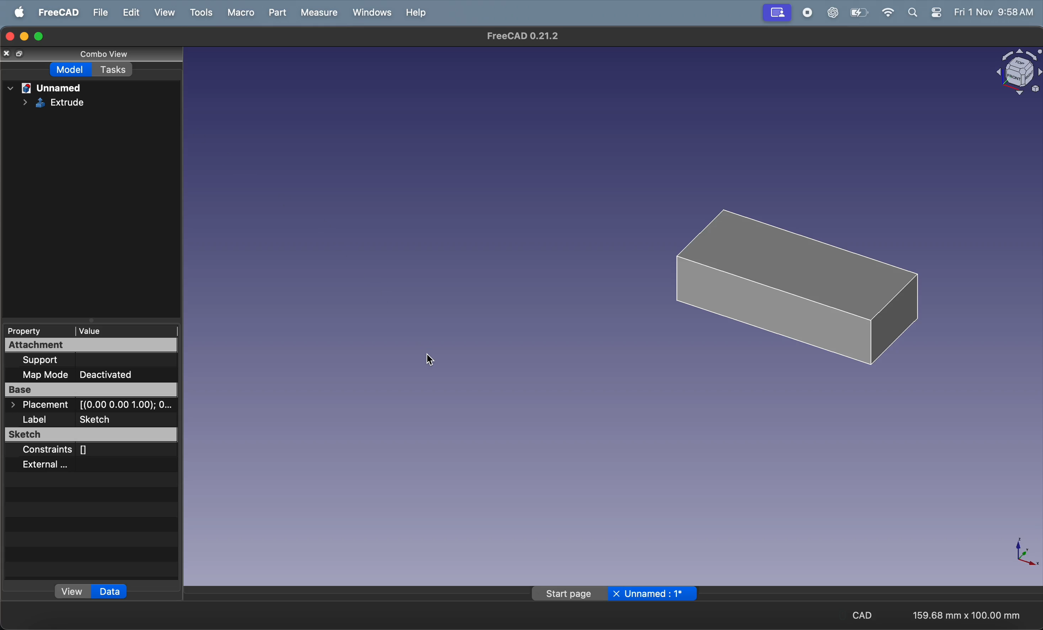  I want to click on time and date, so click(996, 12).